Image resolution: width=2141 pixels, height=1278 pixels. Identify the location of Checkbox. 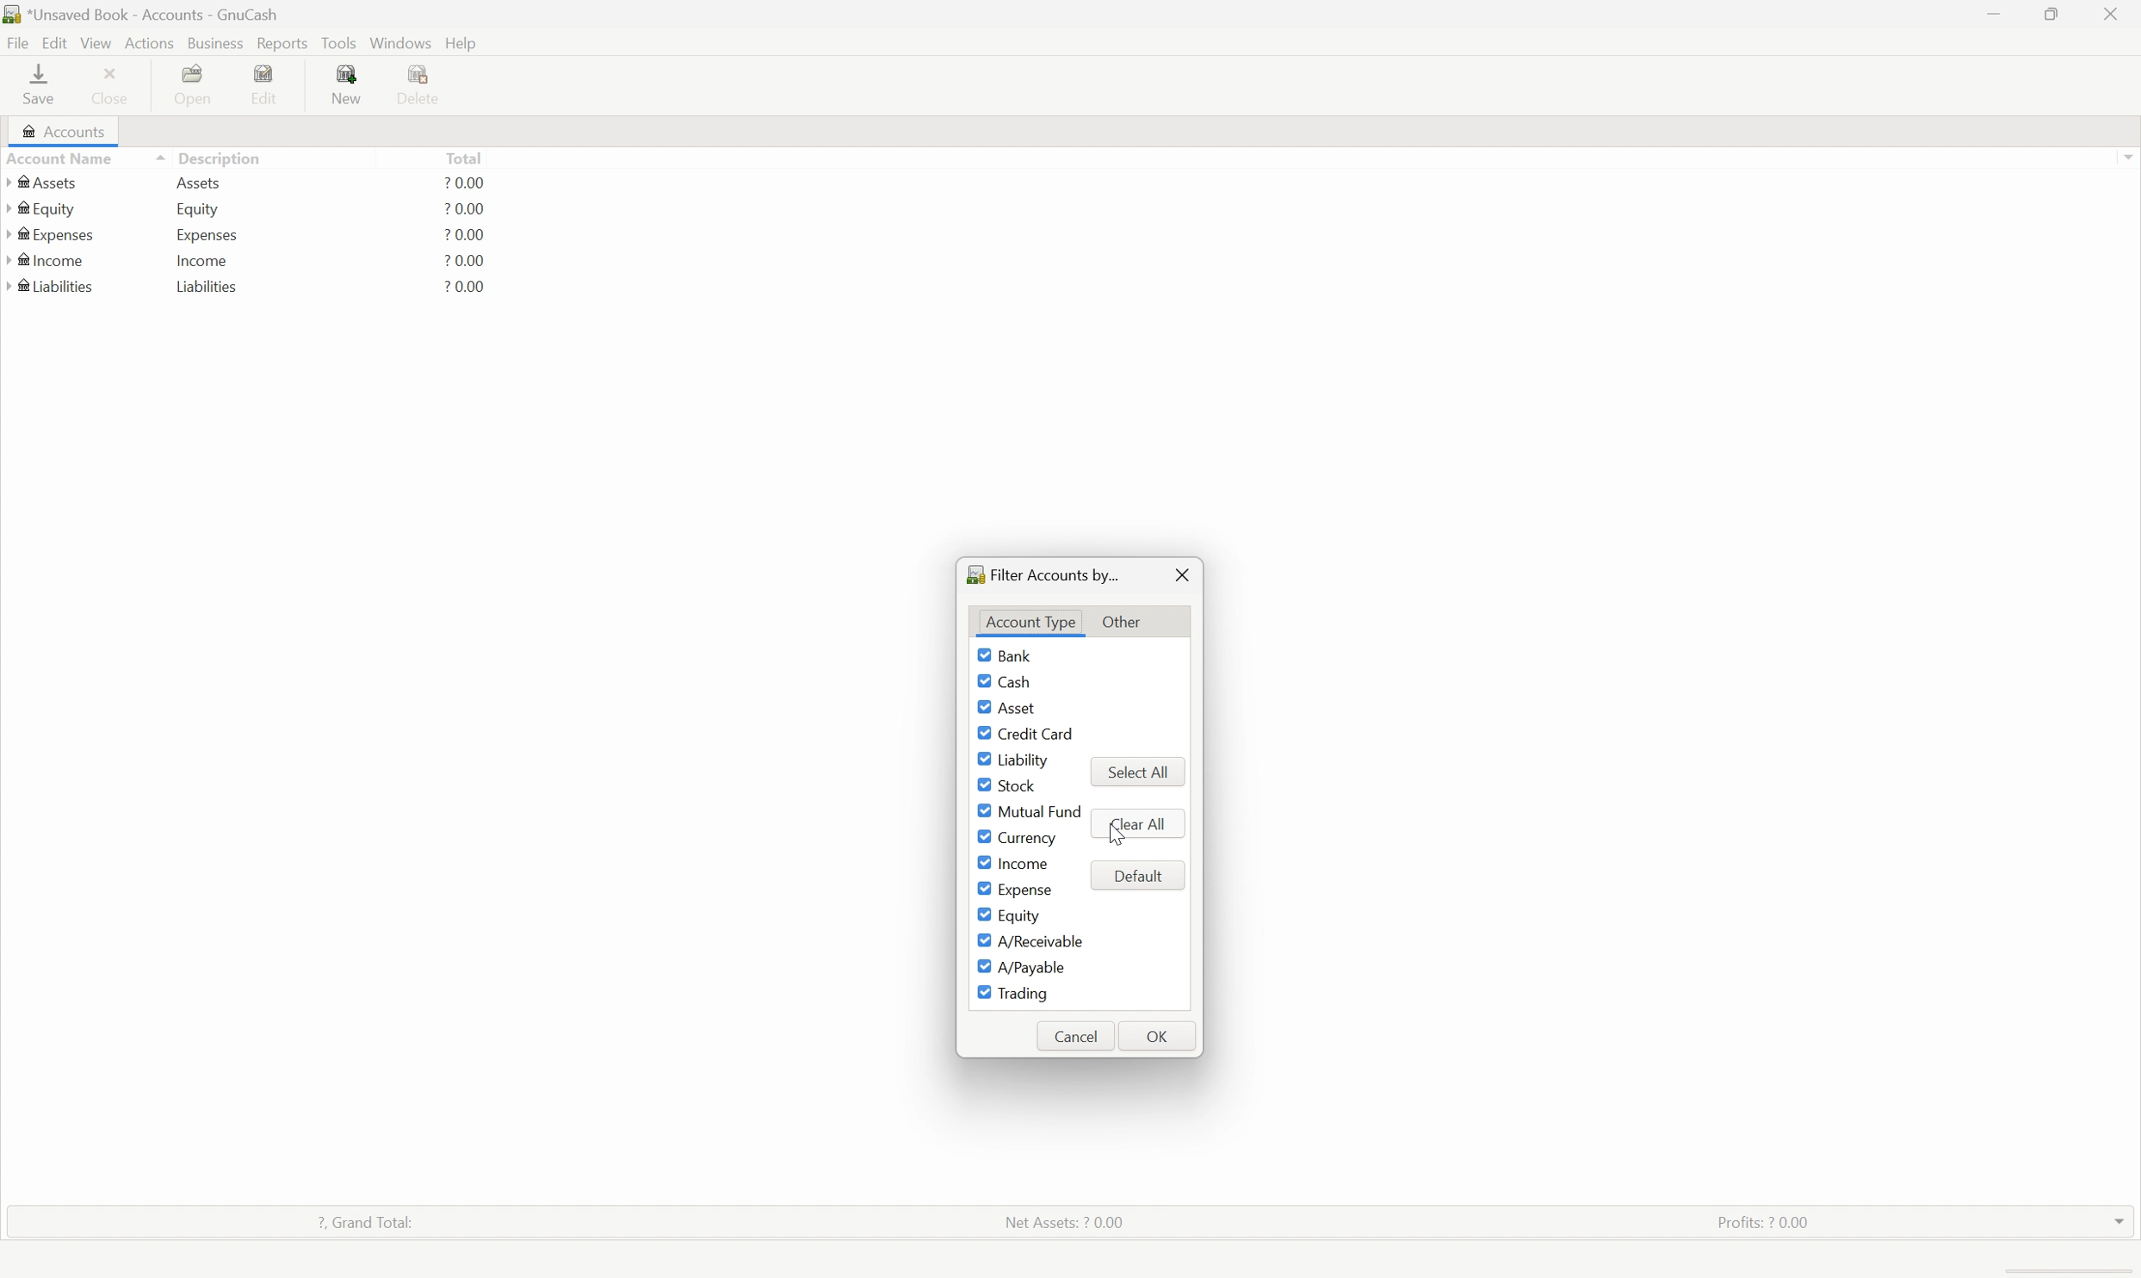
(981, 887).